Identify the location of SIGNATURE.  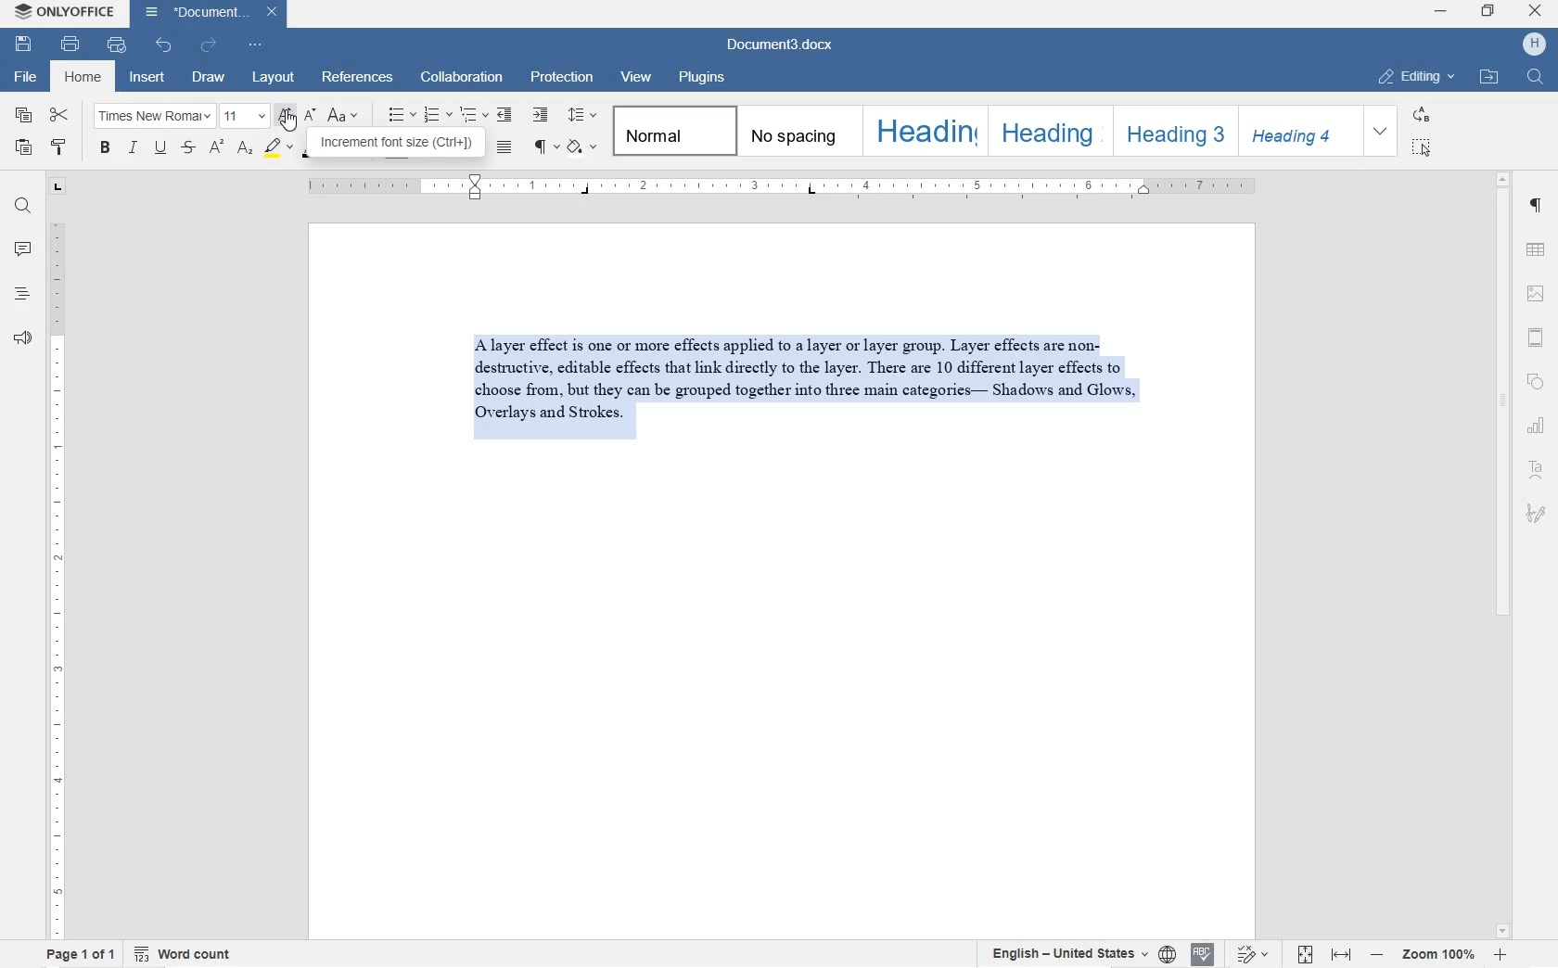
(1537, 516).